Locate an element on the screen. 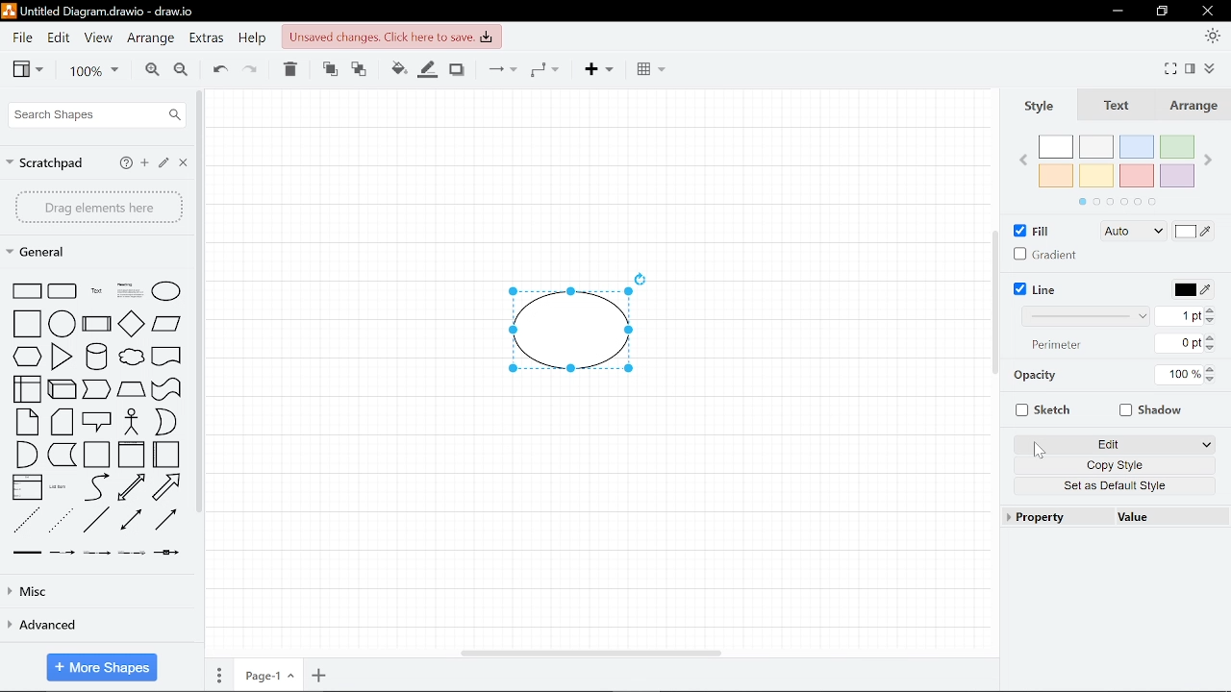 Image resolution: width=1231 pixels, height=692 pixels. Pages is located at coordinates (217, 676).